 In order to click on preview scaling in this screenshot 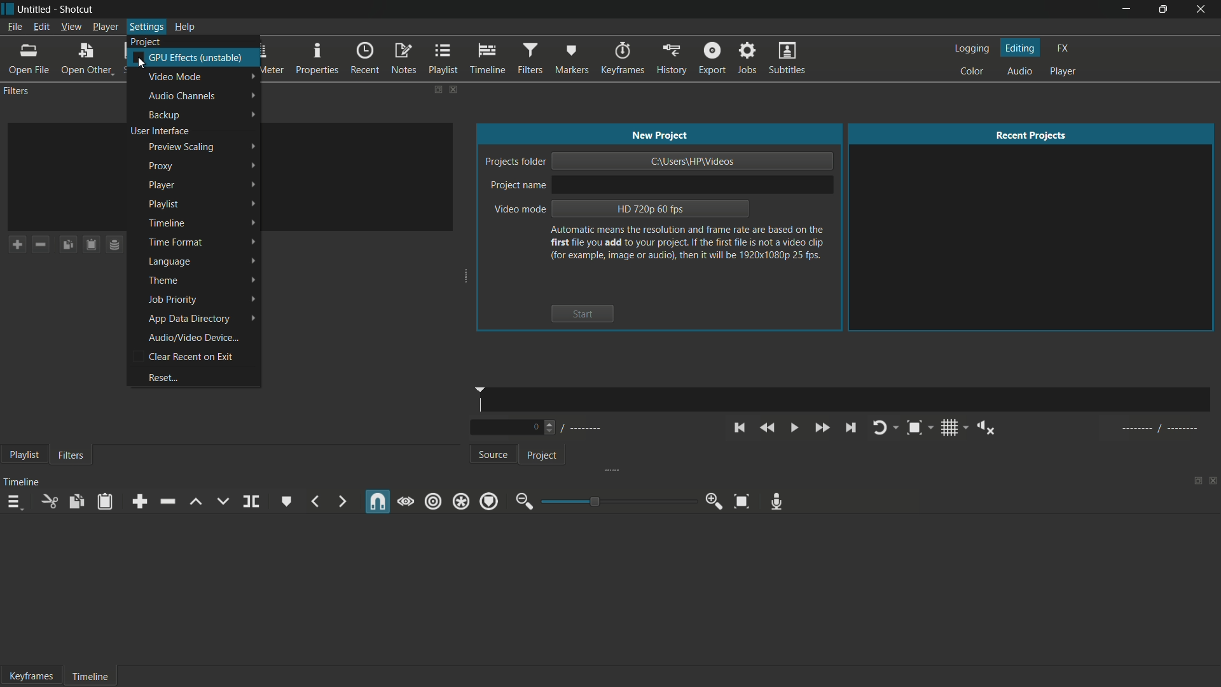, I will do `click(181, 147)`.